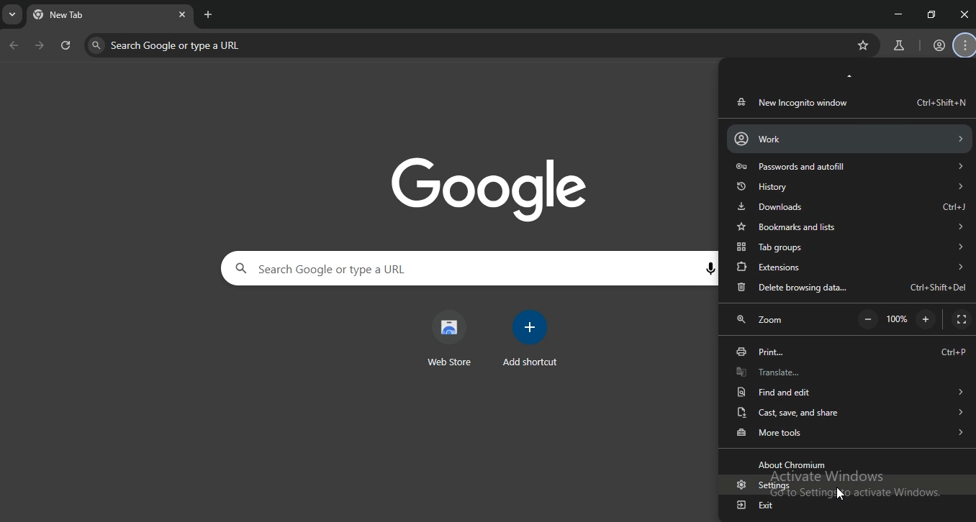 The image size is (976, 522). Describe the element at coordinates (851, 266) in the screenshot. I see `extensions` at that location.